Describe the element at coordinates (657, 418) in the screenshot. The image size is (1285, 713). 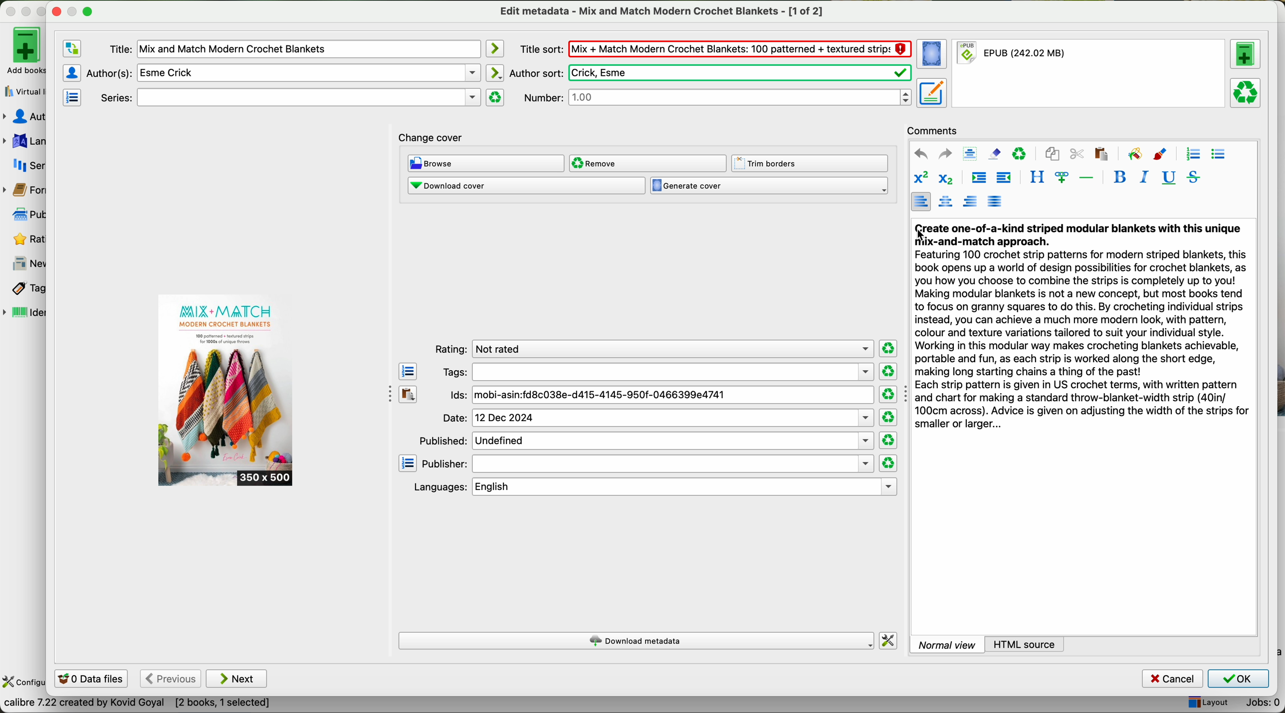
I see `date` at that location.